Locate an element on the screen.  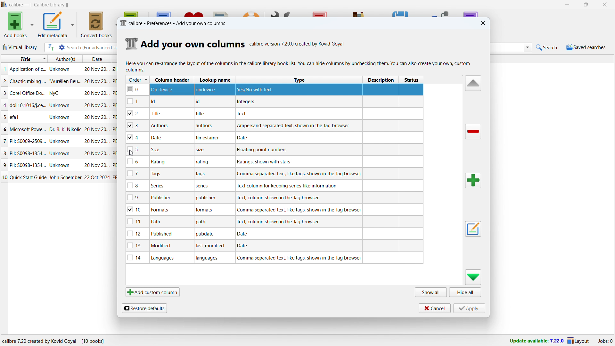
Ratings, shown with stars is located at coordinates (264, 161).